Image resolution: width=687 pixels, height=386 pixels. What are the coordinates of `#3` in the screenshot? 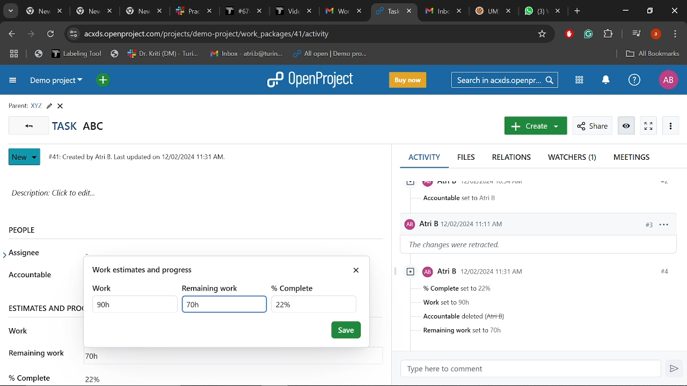 It's located at (643, 224).